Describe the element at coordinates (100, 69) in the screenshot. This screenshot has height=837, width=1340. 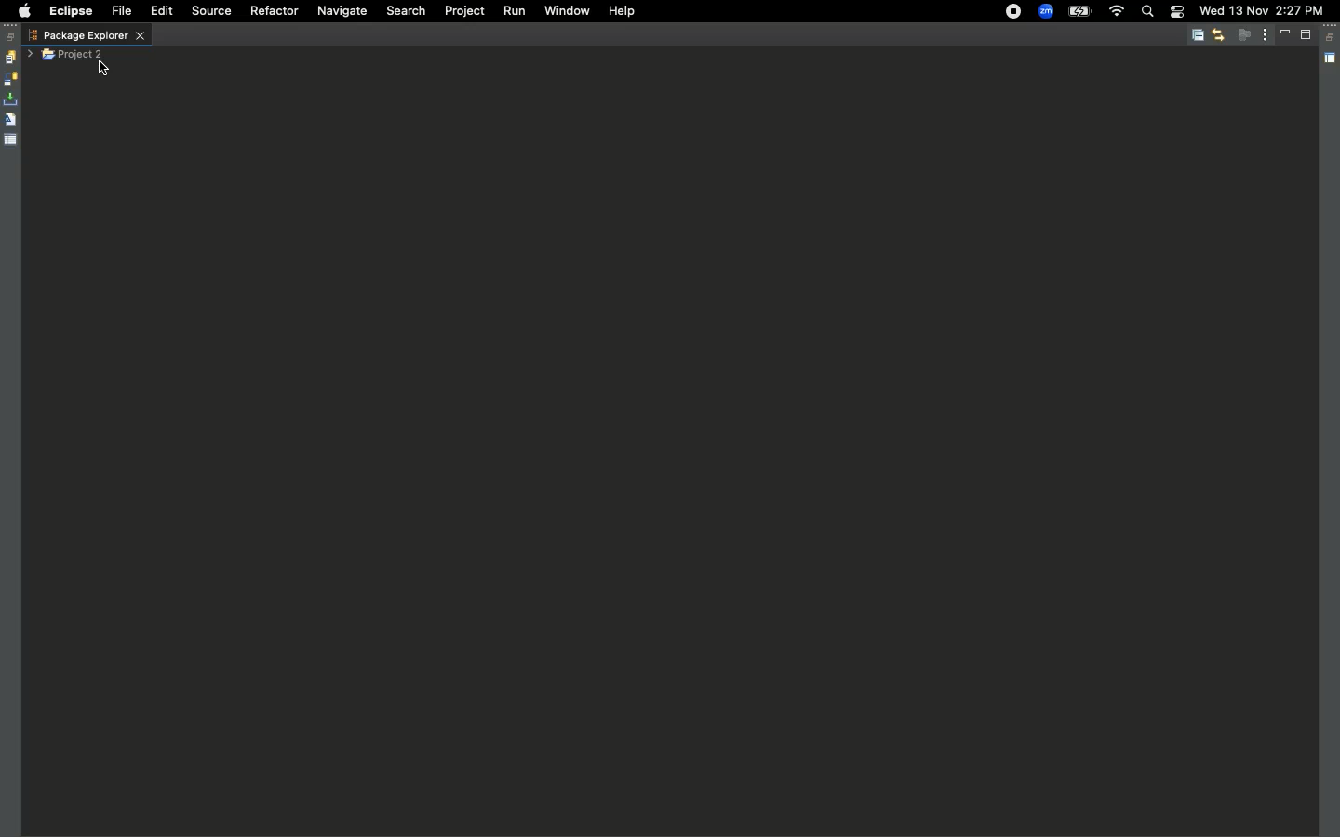
I see `pointer cursor` at that location.